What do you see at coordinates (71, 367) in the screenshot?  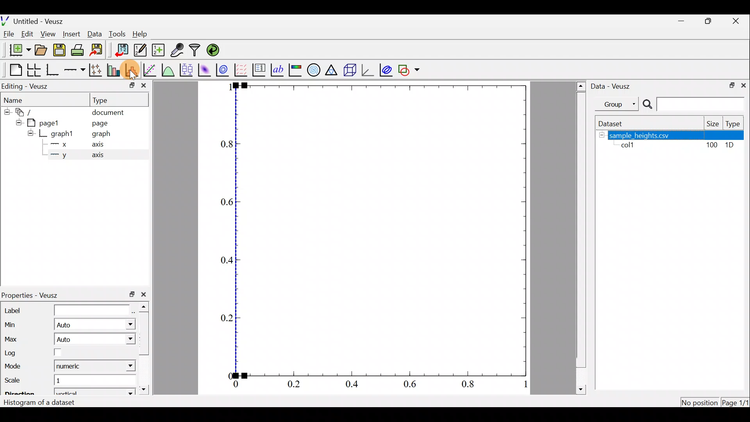 I see `numeric` at bounding box center [71, 367].